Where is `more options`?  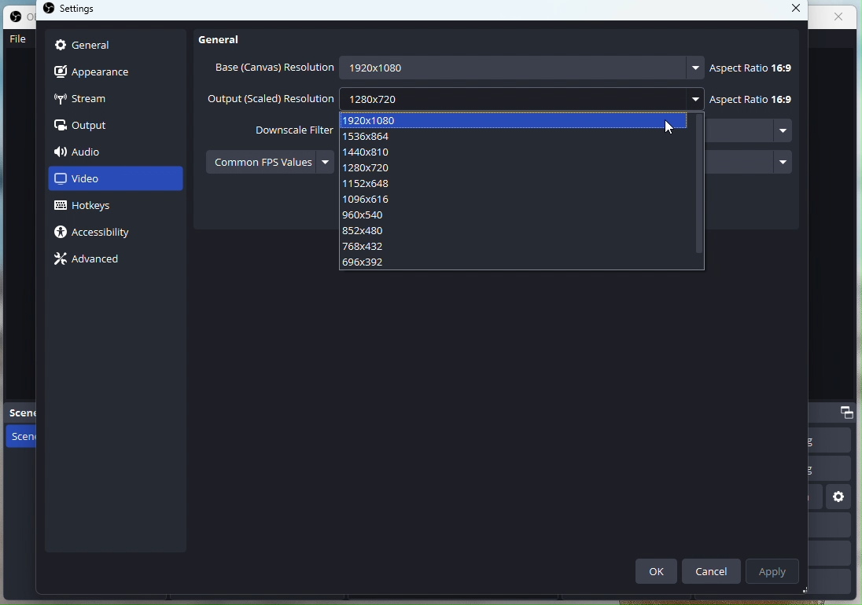 more options is located at coordinates (324, 161).